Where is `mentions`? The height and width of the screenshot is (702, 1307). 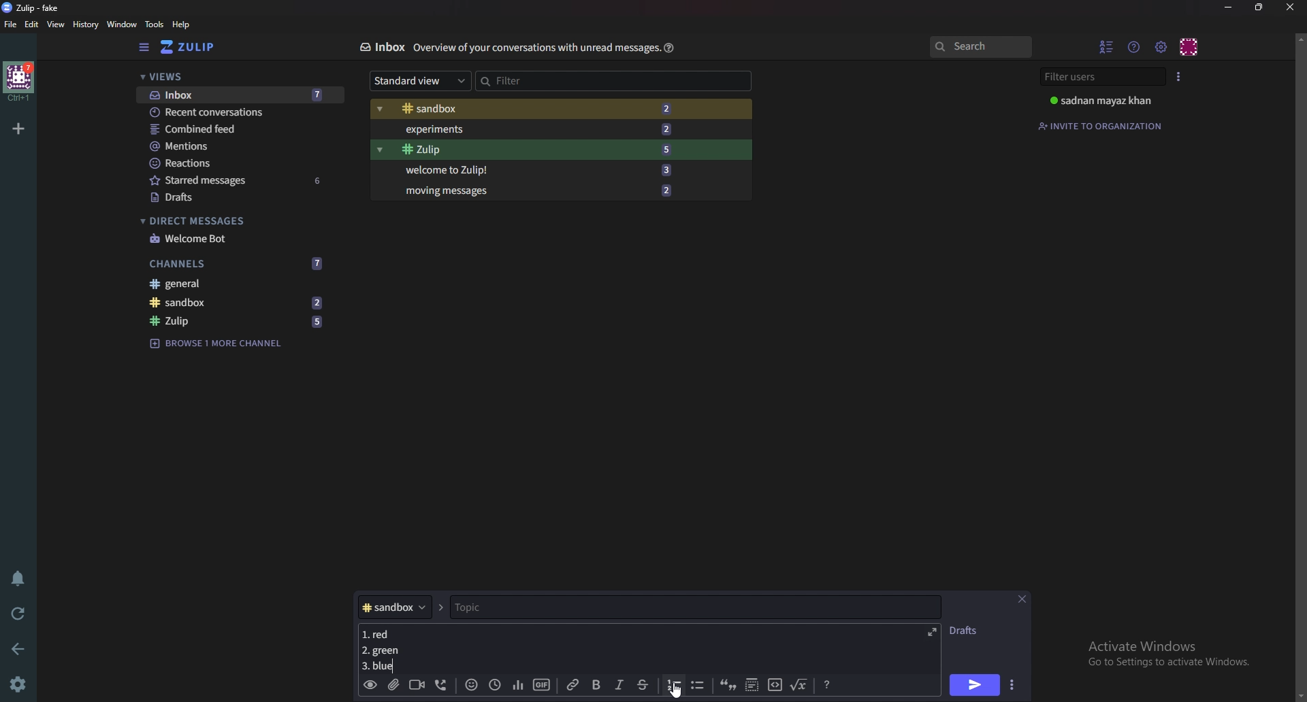 mentions is located at coordinates (240, 147).